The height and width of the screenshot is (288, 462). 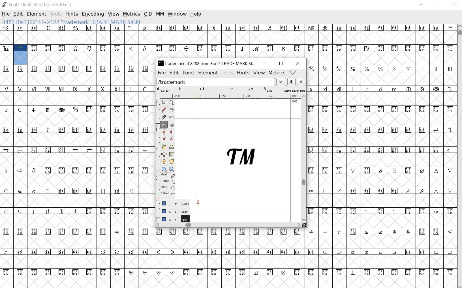 What do you see at coordinates (360, 74) in the screenshot?
I see `mathematical fractions` at bounding box center [360, 74].